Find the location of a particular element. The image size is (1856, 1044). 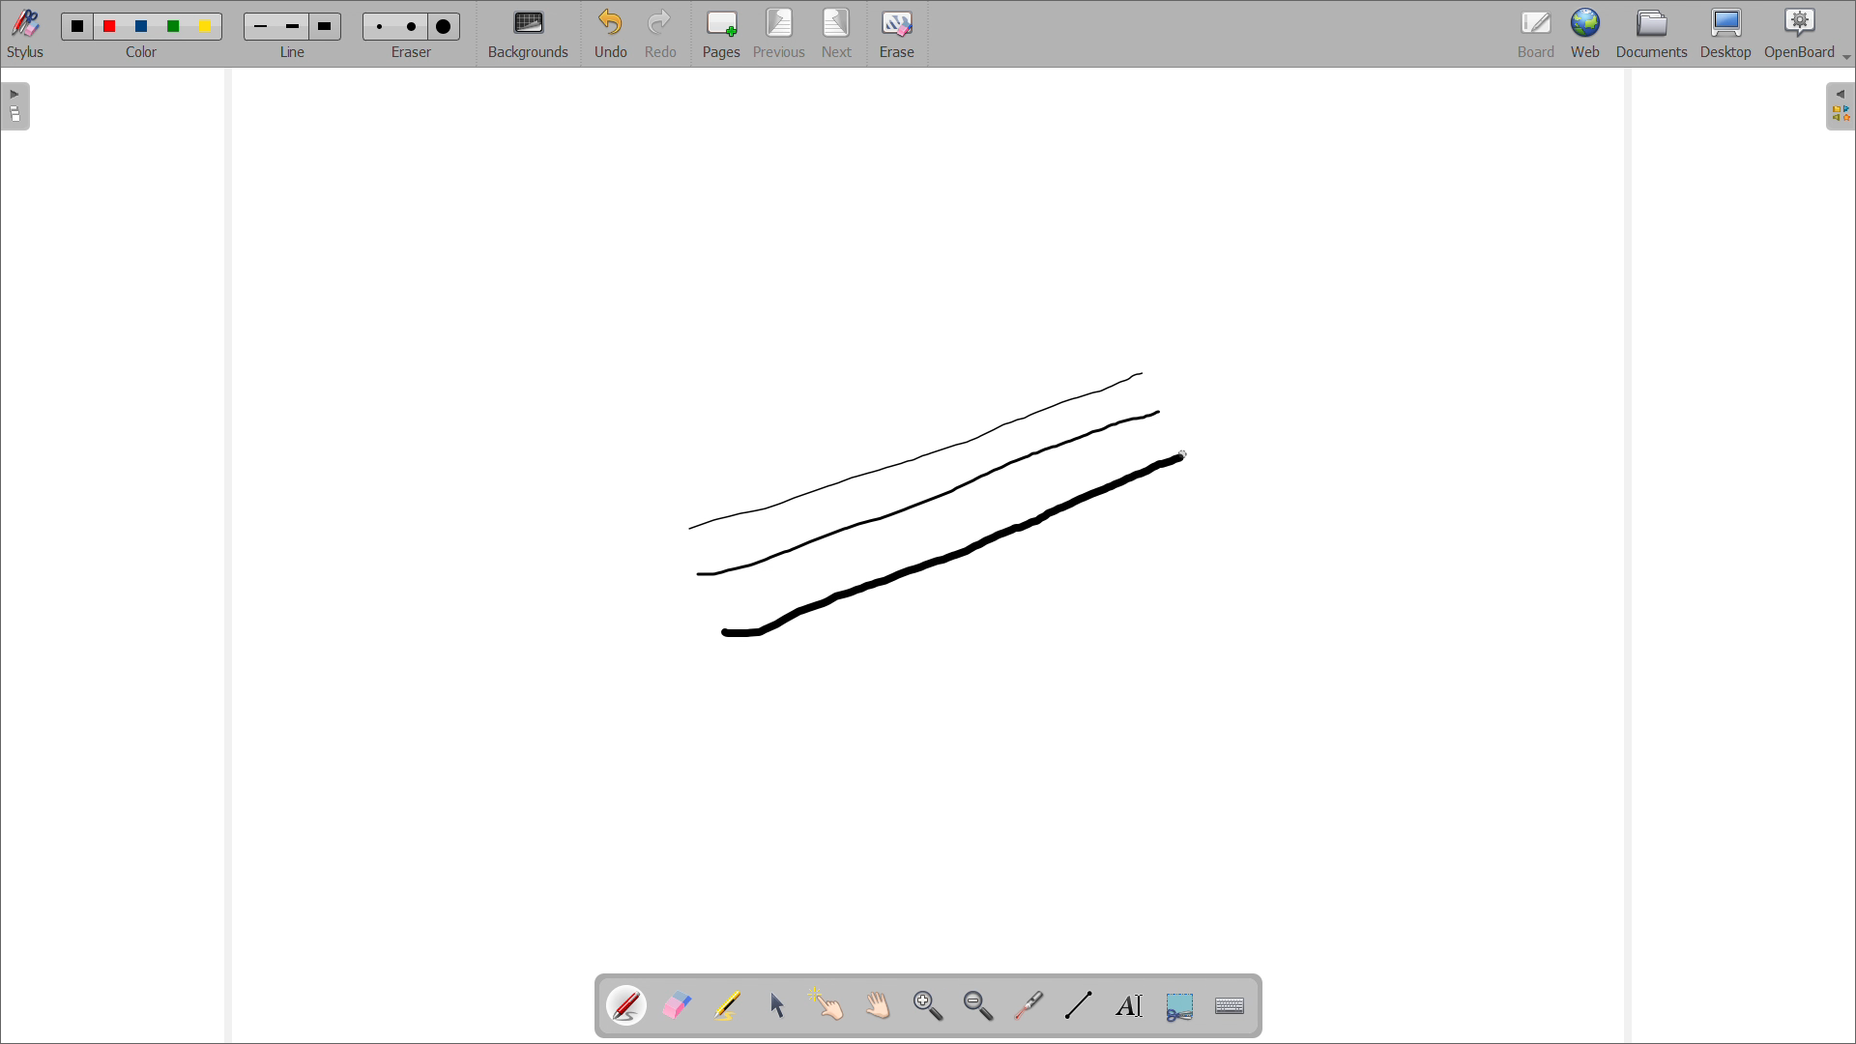

next page is located at coordinates (838, 34).